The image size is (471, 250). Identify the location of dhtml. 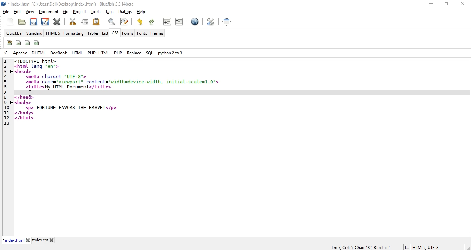
(39, 53).